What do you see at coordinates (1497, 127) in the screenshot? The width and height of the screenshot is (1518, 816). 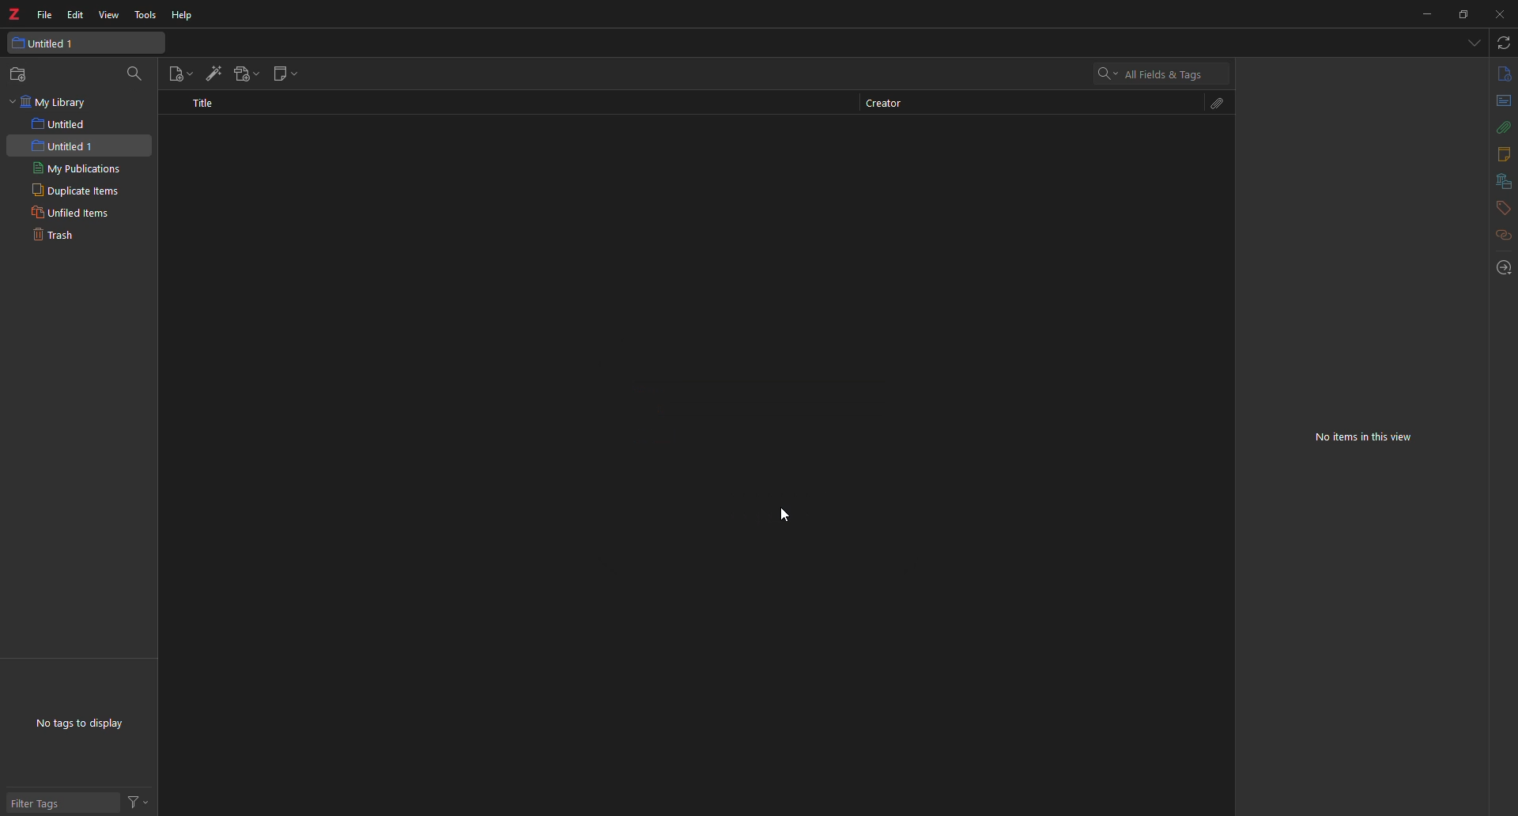 I see `attach` at bounding box center [1497, 127].